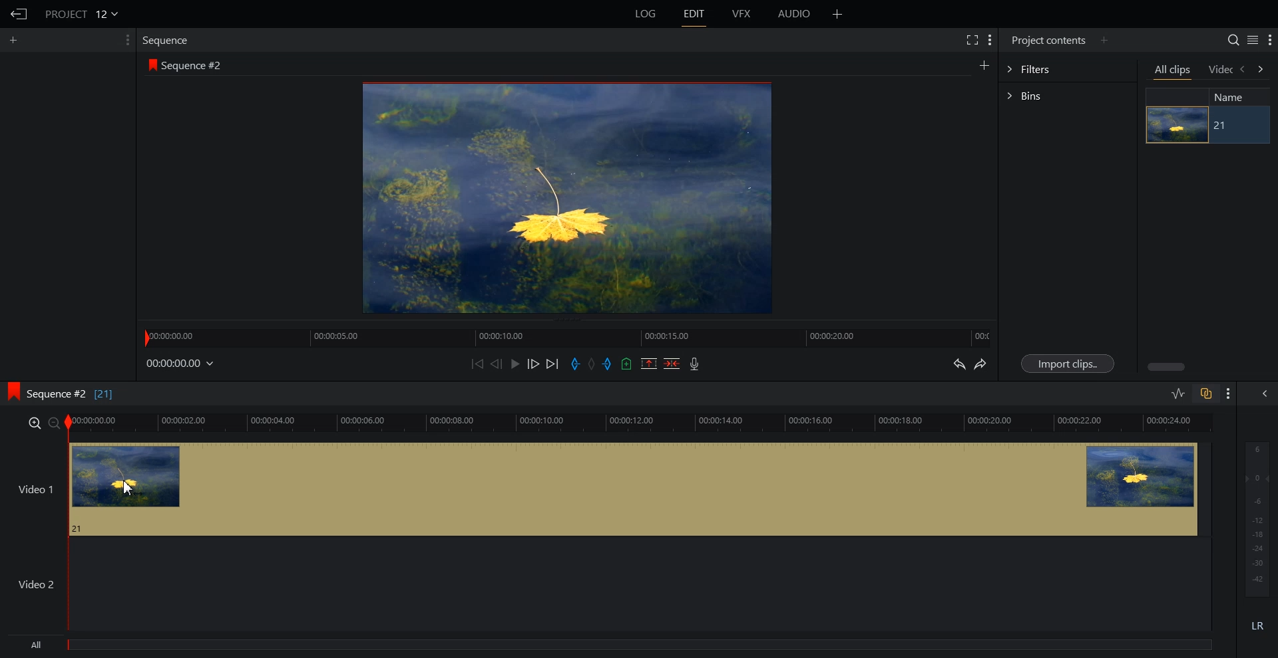  What do you see at coordinates (1046, 41) in the screenshot?
I see `Project contents` at bounding box center [1046, 41].